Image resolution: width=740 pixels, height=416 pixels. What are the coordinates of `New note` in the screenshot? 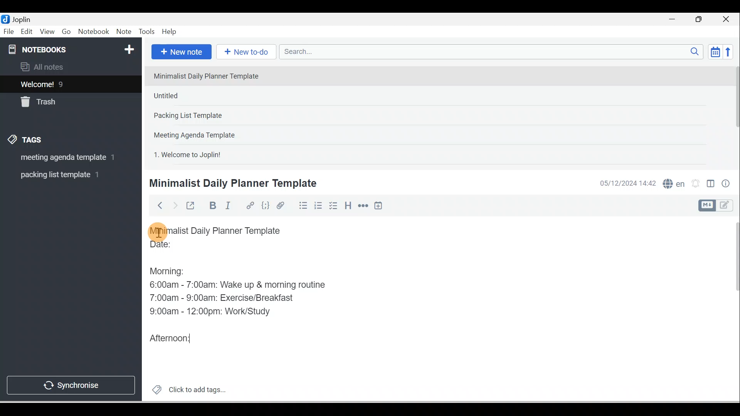 It's located at (180, 52).